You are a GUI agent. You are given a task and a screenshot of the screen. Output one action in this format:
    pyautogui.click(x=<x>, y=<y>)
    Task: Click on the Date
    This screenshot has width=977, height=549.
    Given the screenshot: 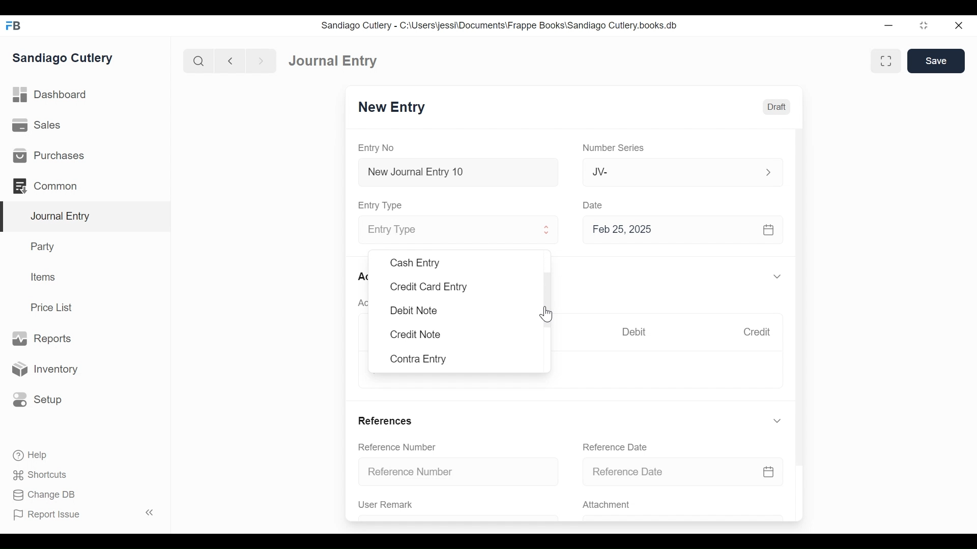 What is the action you would take?
    pyautogui.click(x=594, y=205)
    